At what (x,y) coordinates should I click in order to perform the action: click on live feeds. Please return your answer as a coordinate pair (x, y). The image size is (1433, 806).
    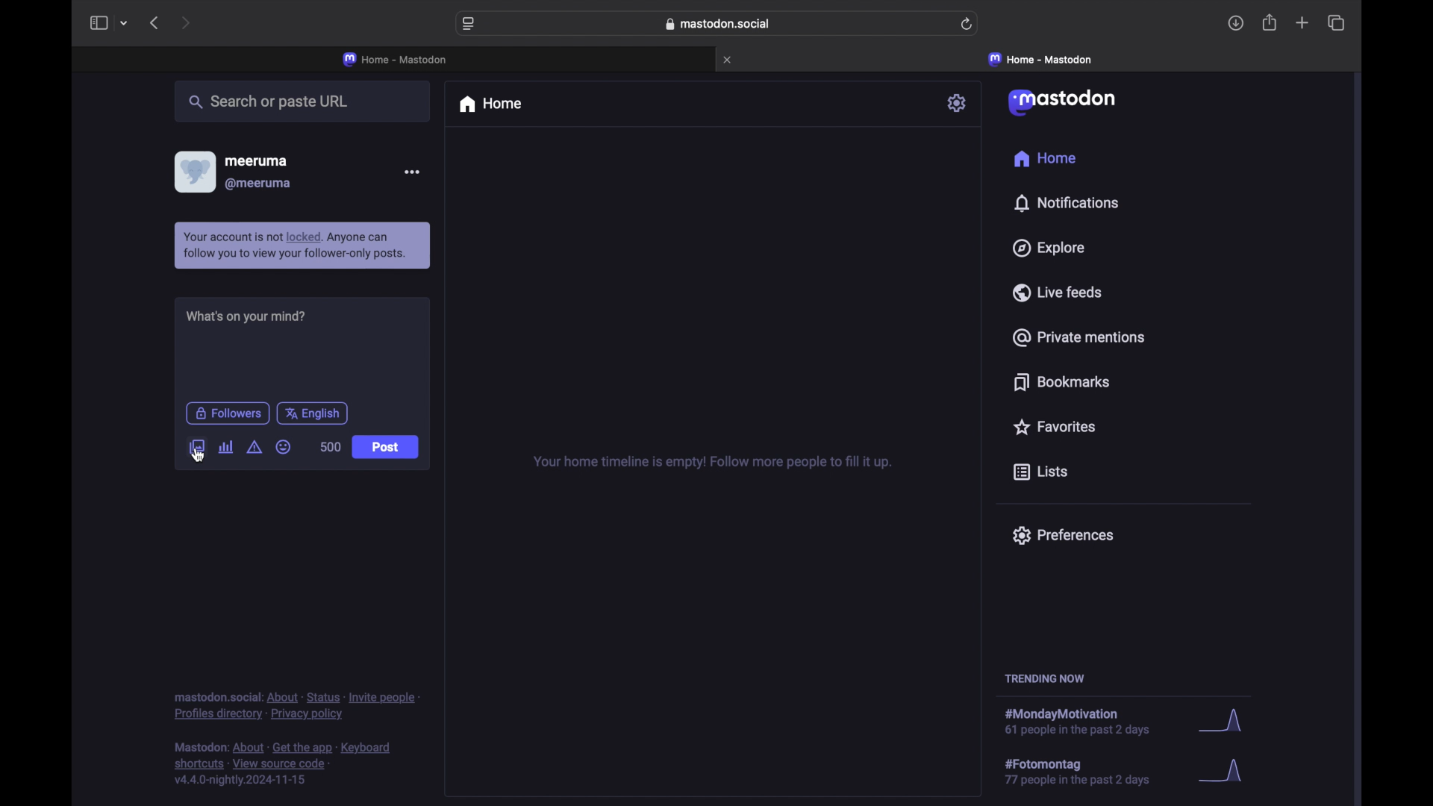
    Looking at the image, I should click on (1058, 293).